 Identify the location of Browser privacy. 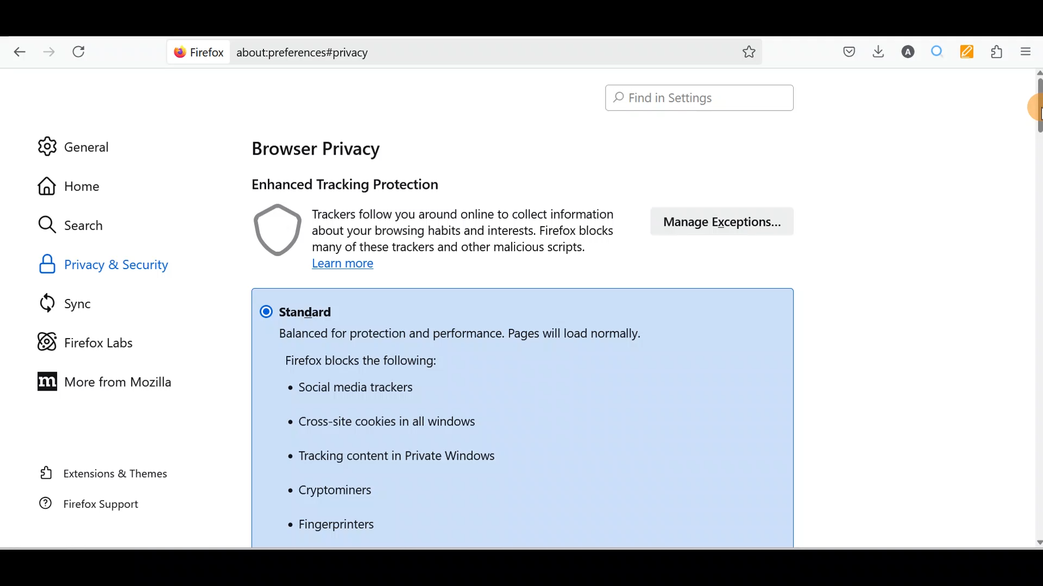
(317, 148).